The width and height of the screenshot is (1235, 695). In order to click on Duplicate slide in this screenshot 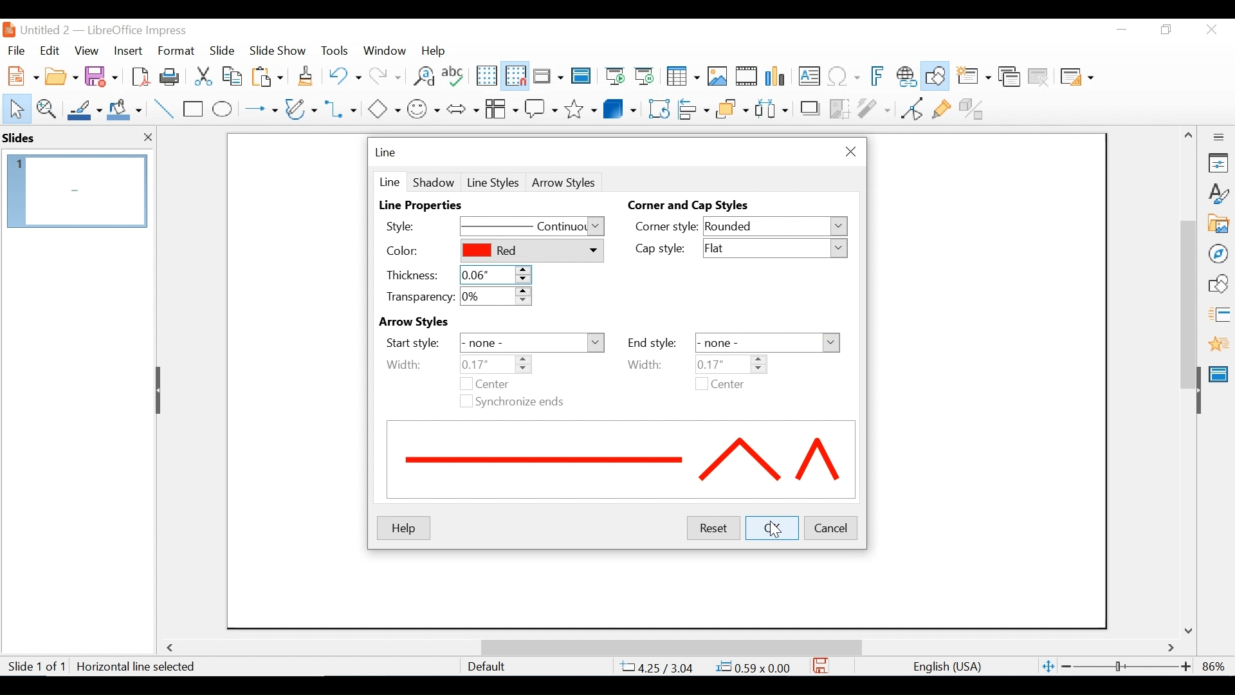, I will do `click(1009, 77)`.